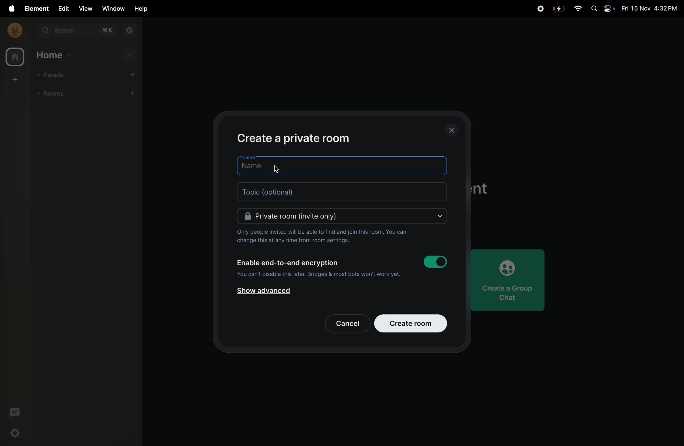 The width and height of the screenshot is (684, 446). Describe the element at coordinates (130, 31) in the screenshot. I see `explore` at that location.